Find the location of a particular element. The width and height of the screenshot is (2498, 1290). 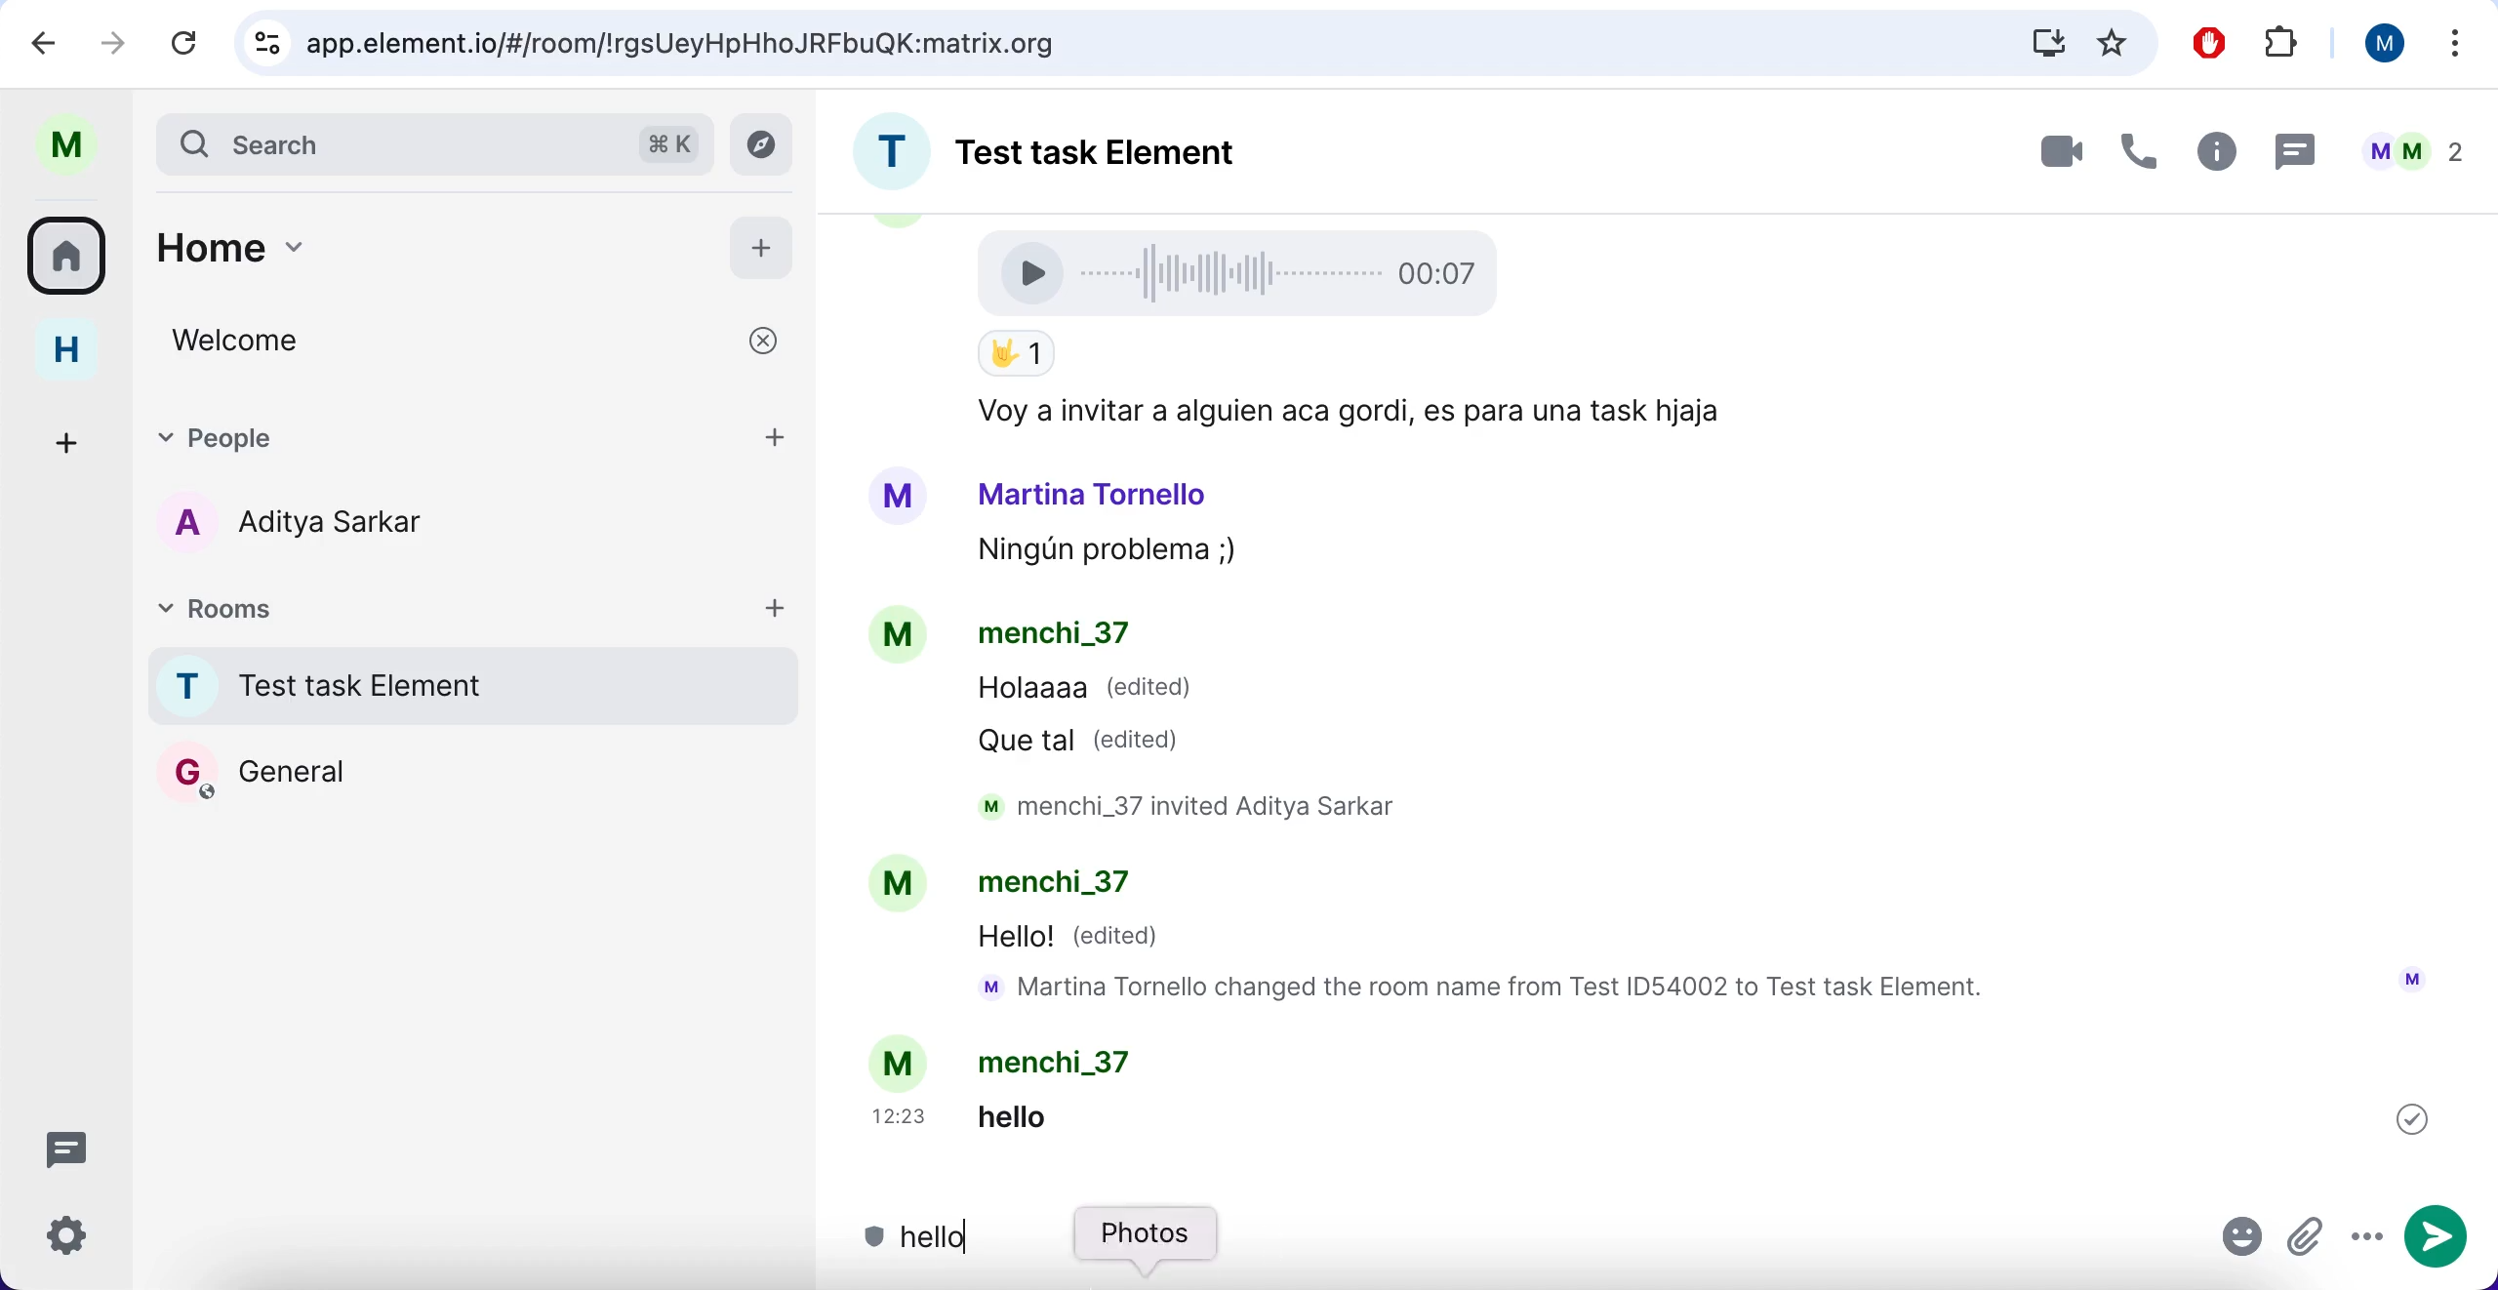

Avatar is located at coordinates (902, 1062).